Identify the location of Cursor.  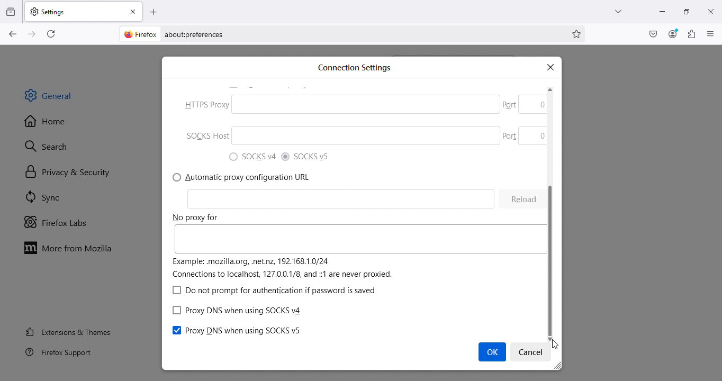
(491, 352).